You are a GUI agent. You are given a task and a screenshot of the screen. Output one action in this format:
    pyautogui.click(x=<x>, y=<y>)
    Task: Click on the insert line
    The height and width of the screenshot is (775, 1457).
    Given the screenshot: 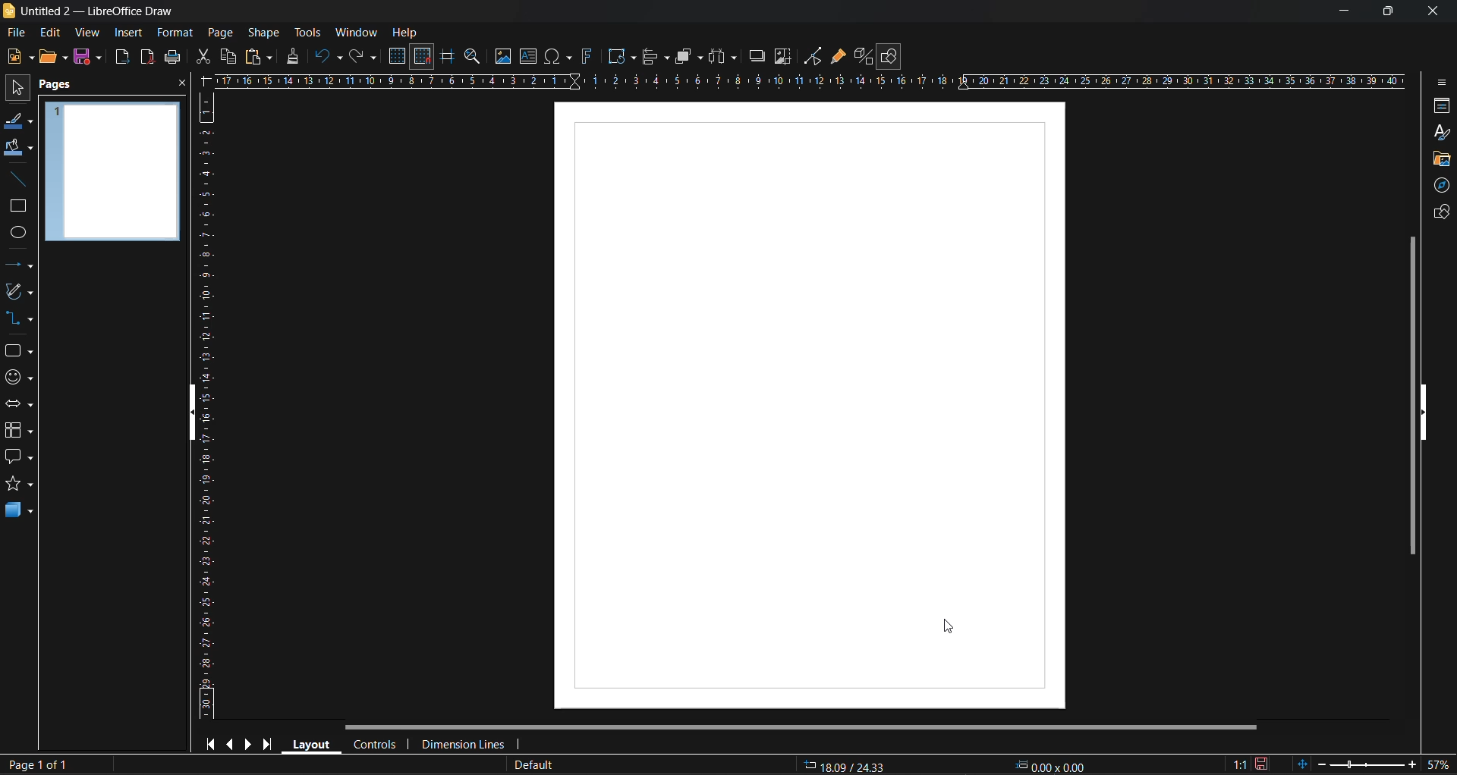 What is the action you would take?
    pyautogui.click(x=15, y=180)
    